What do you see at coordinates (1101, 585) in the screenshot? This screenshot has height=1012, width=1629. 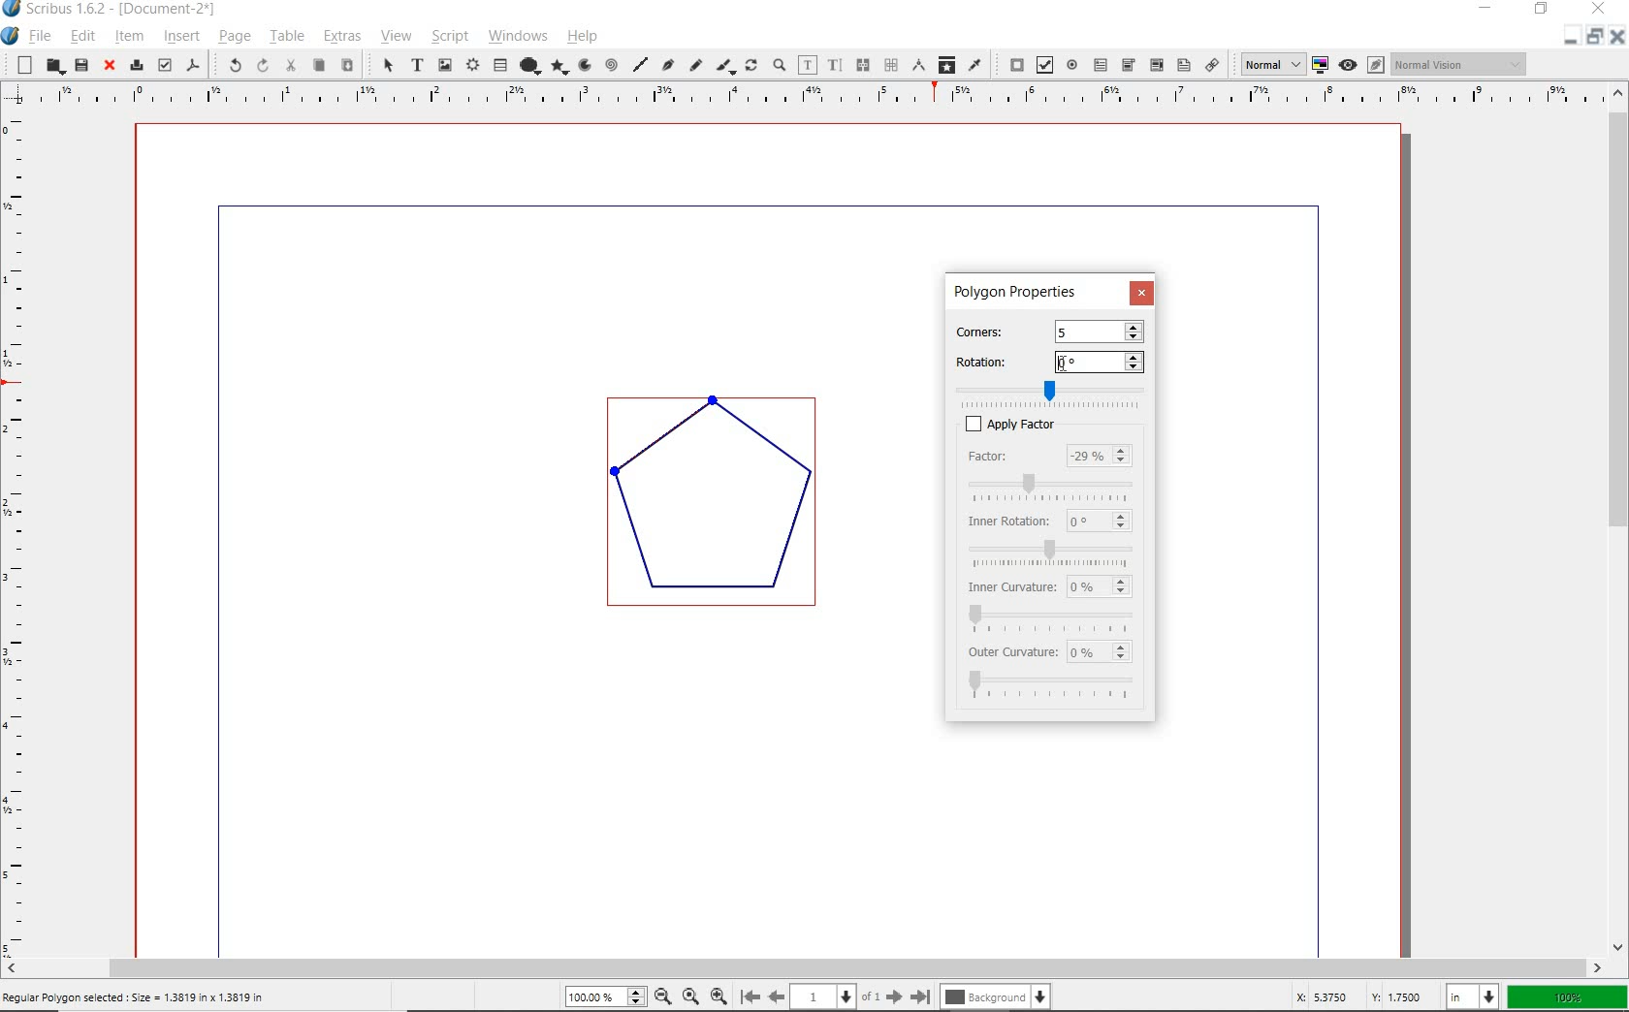 I see `inner curvature input` at bounding box center [1101, 585].